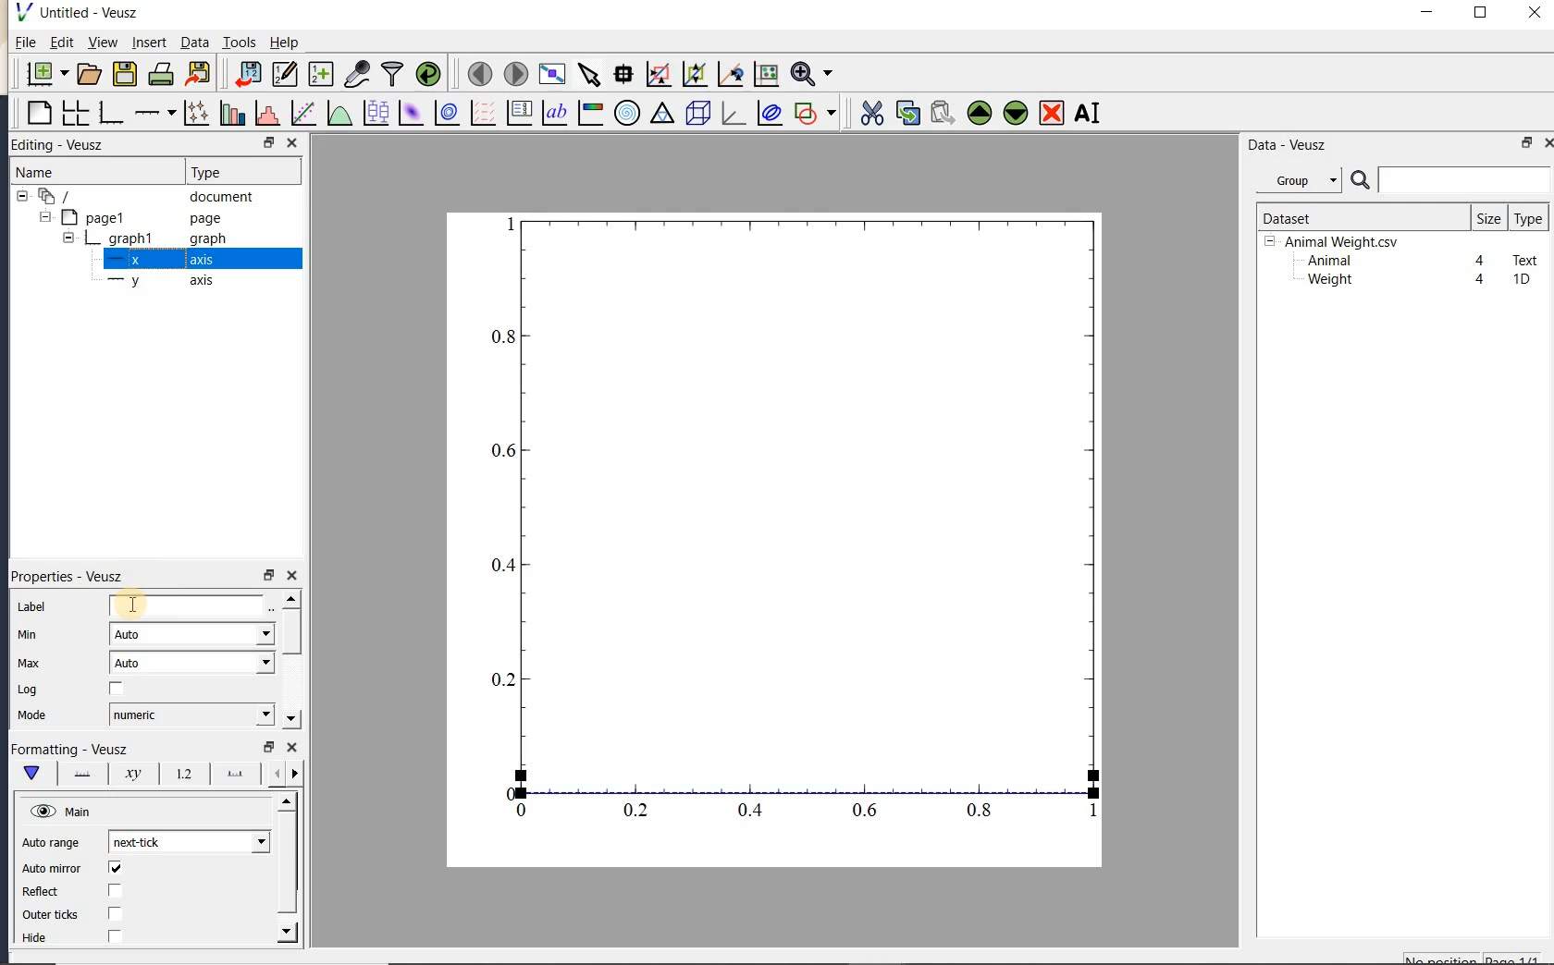 The height and width of the screenshot is (965, 1554). What do you see at coordinates (1050, 115) in the screenshot?
I see `remove the selected widget` at bounding box center [1050, 115].